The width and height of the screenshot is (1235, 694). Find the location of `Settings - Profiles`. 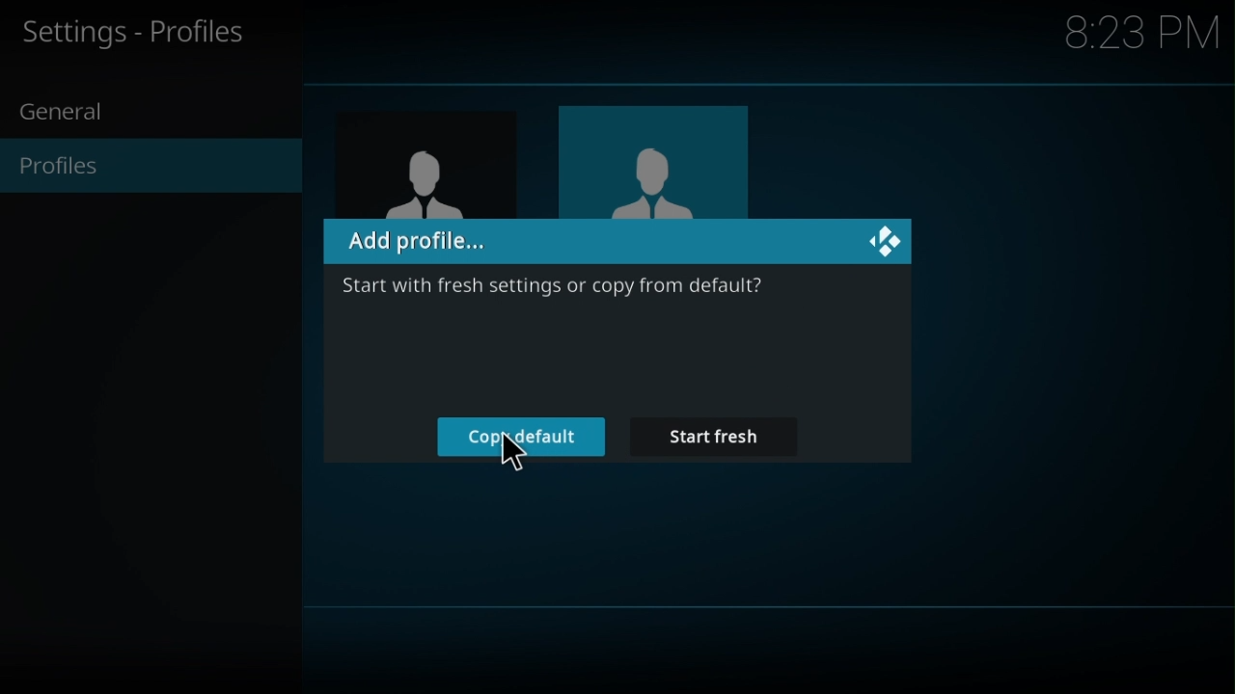

Settings - Profiles is located at coordinates (131, 35).